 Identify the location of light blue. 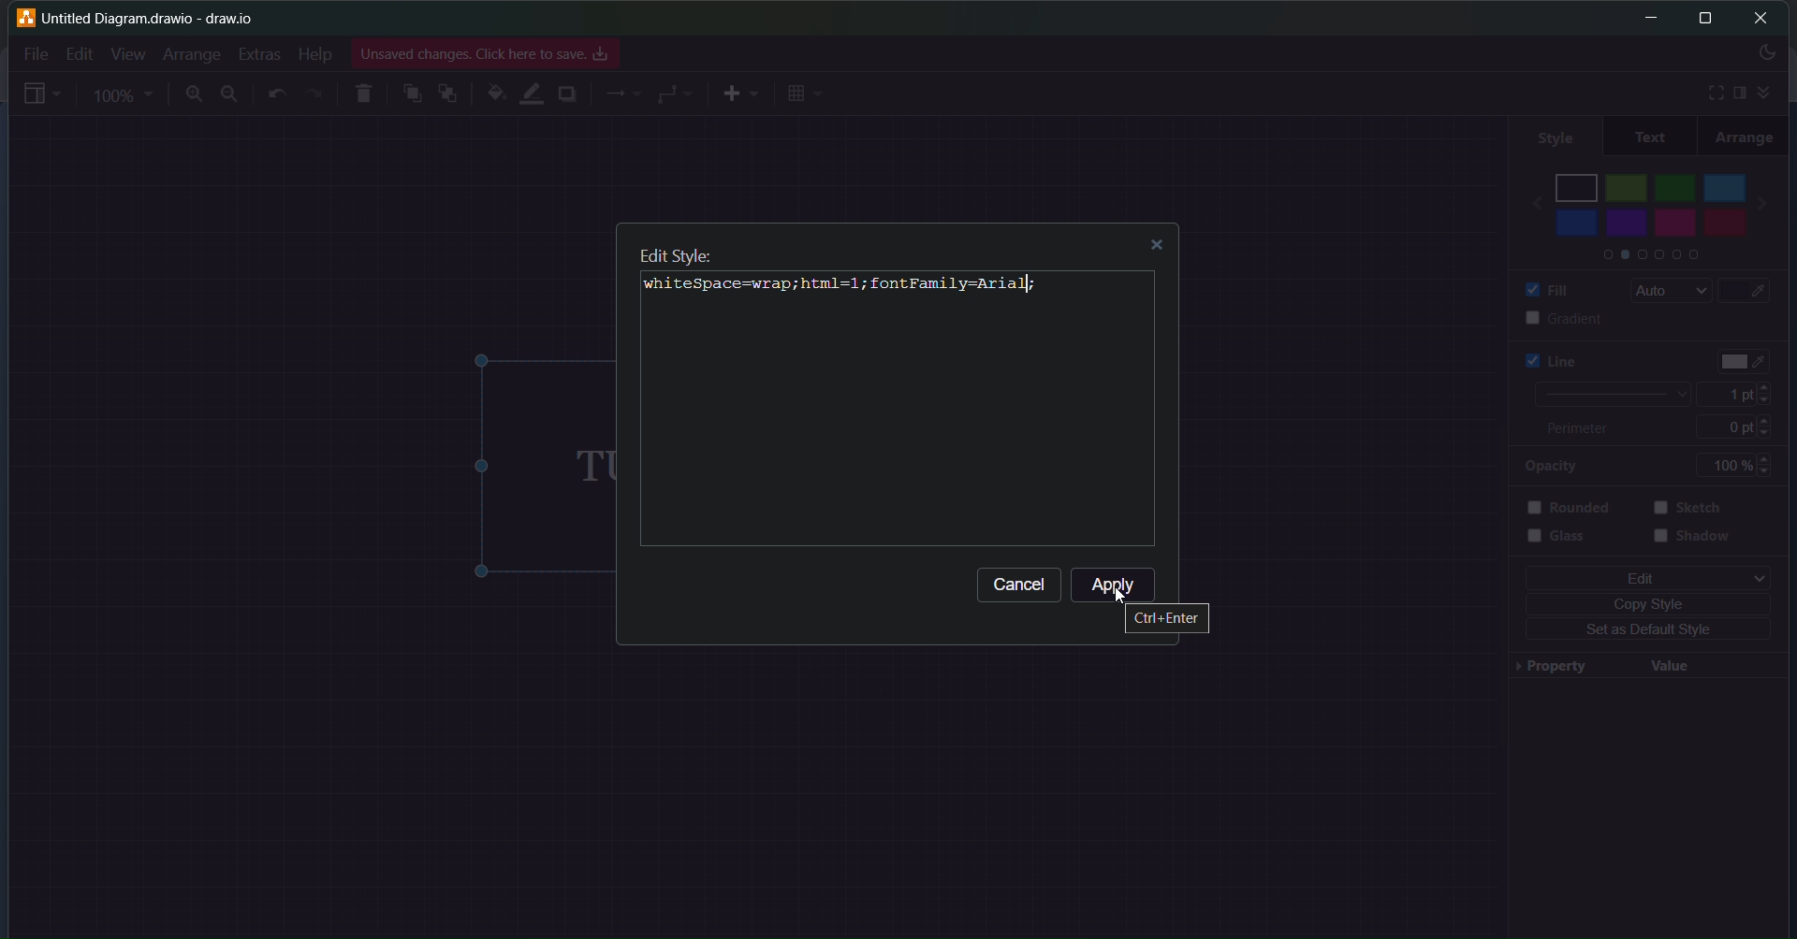
(1726, 184).